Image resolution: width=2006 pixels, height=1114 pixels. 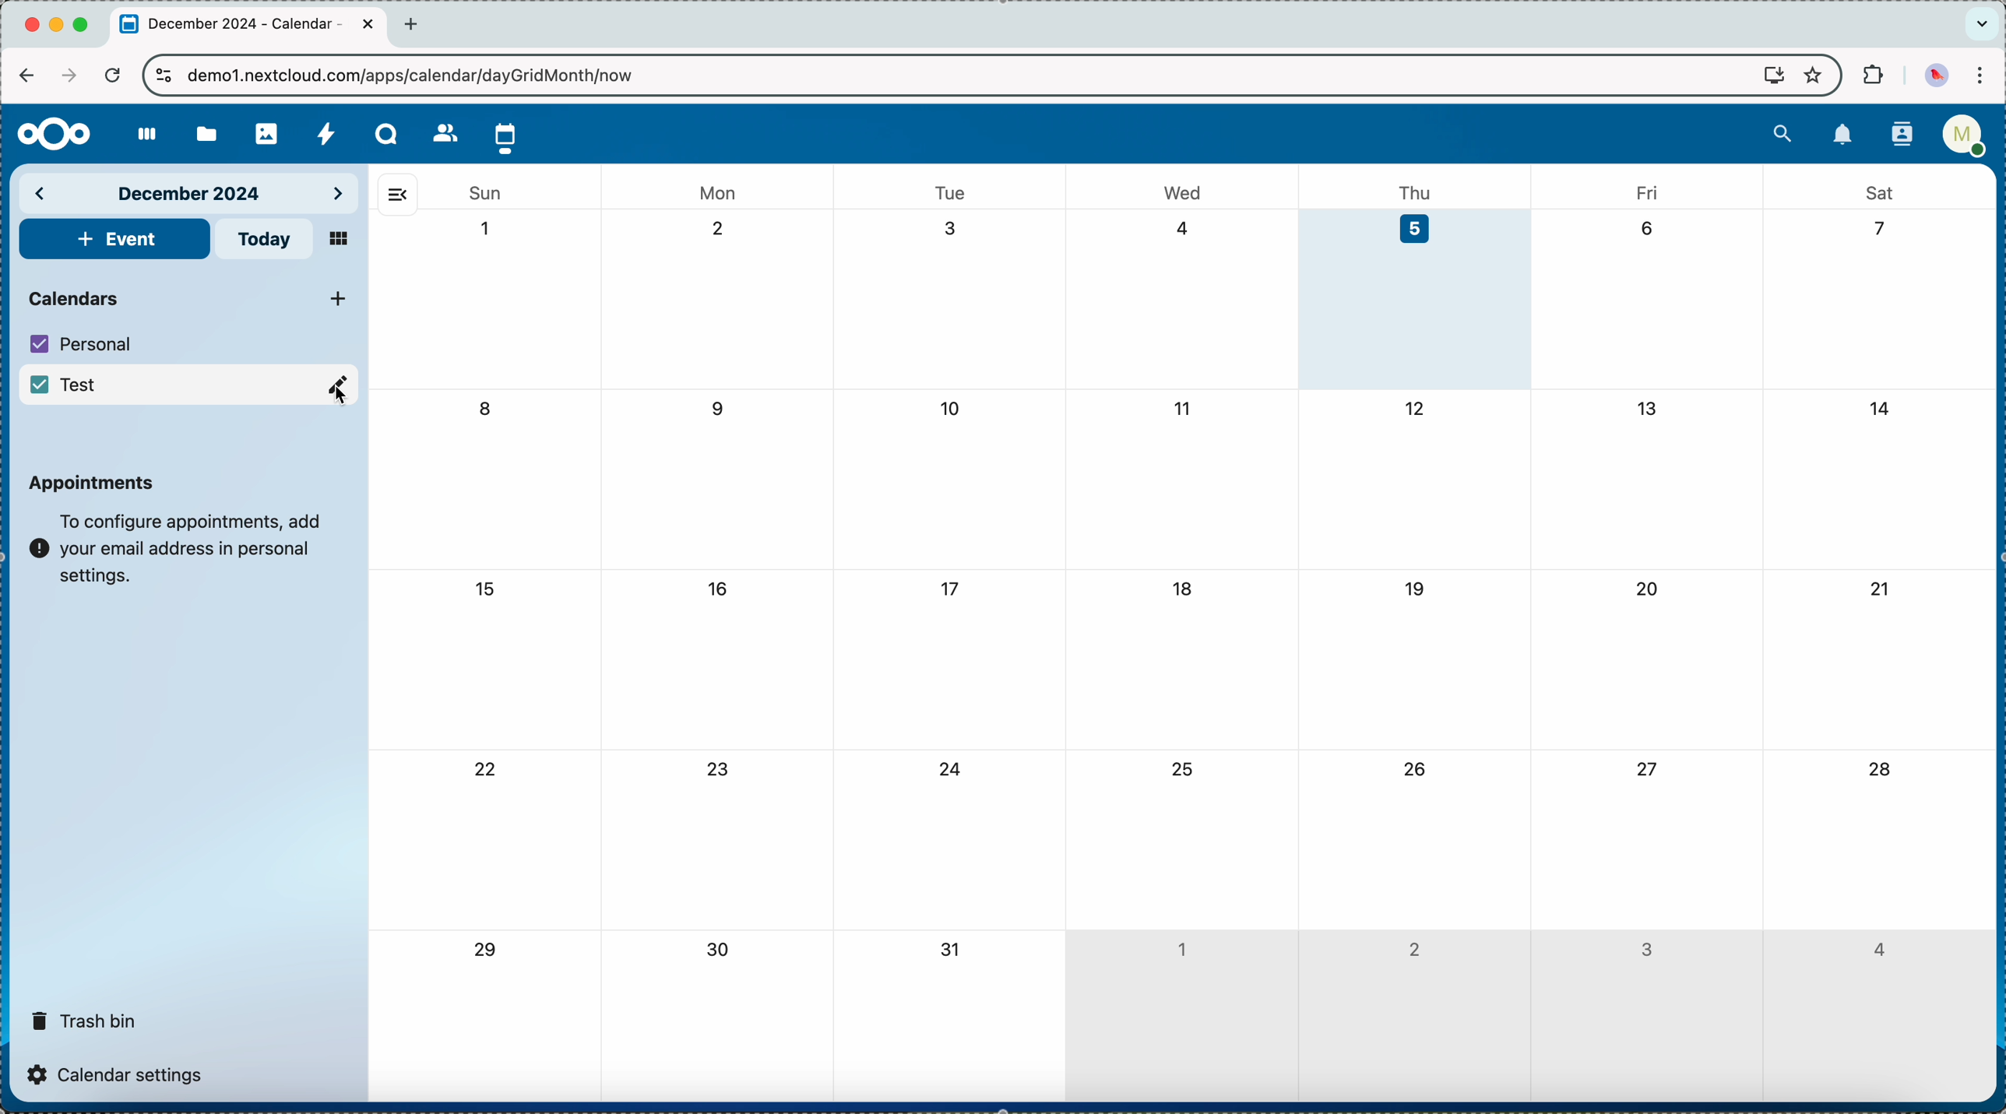 I want to click on 21, so click(x=1879, y=589).